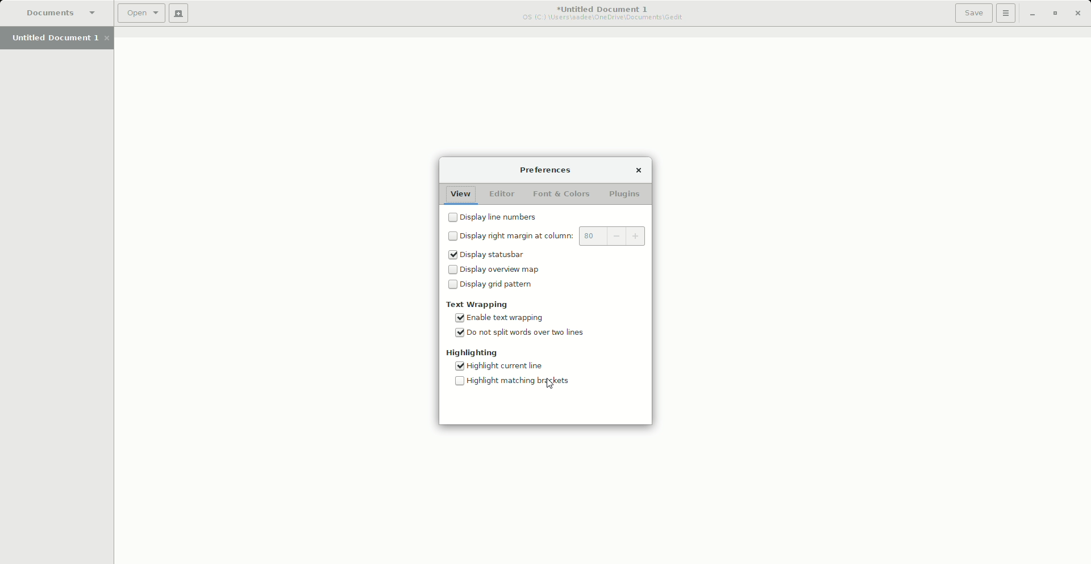 The height and width of the screenshot is (564, 1091). What do you see at coordinates (597, 12) in the screenshot?
I see `Untitled Document` at bounding box center [597, 12].